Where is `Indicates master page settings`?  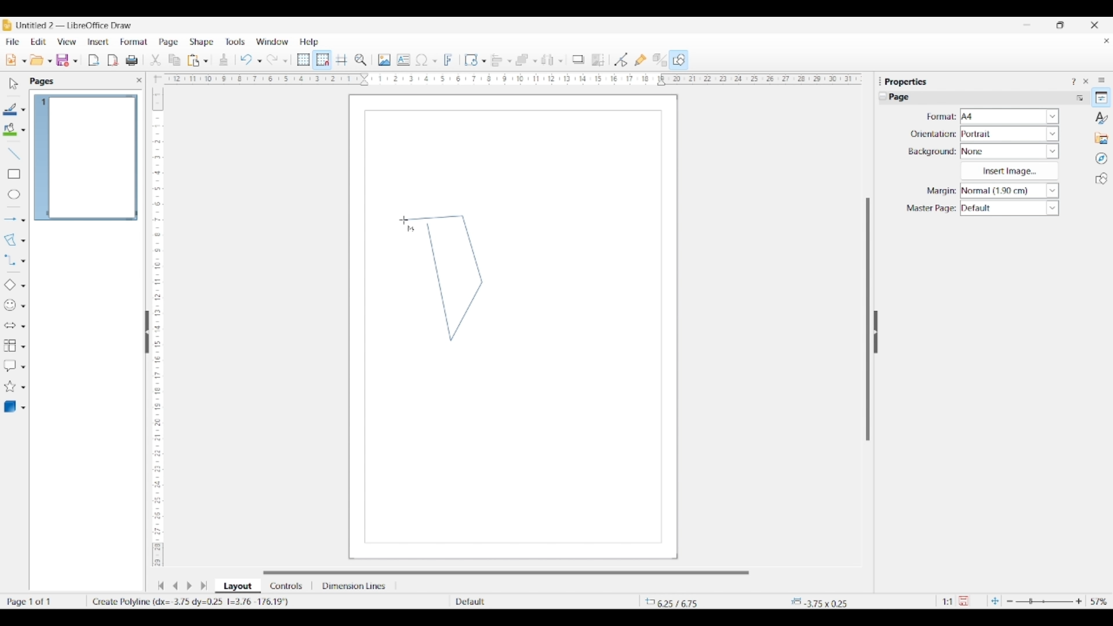
Indicates master page settings is located at coordinates (930, 209).